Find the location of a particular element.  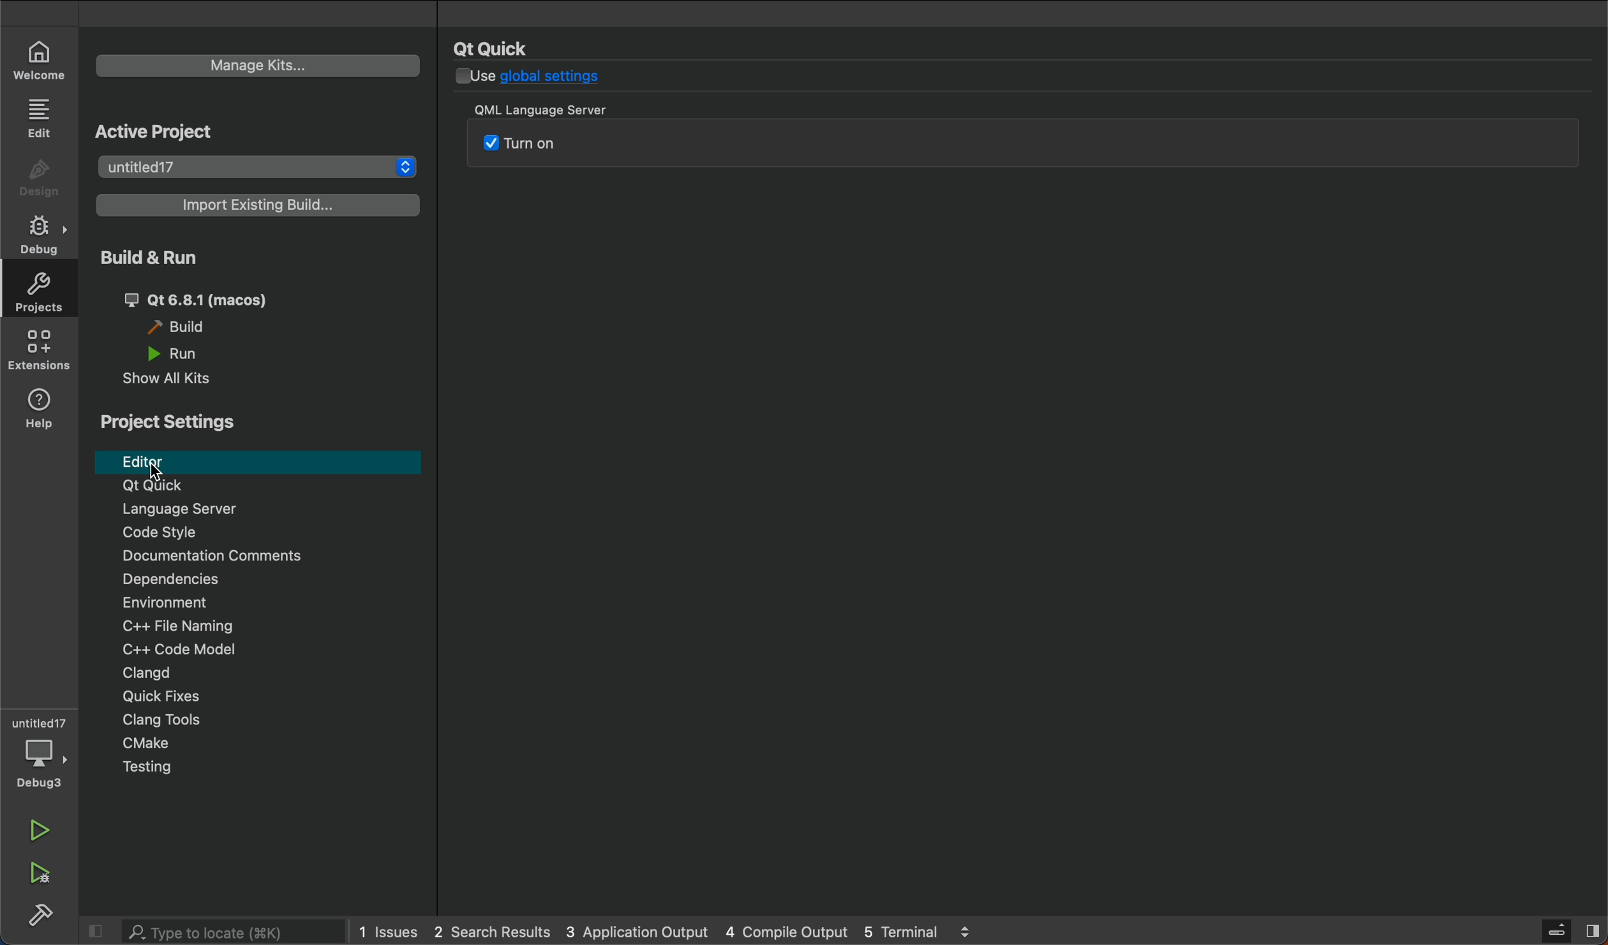

Dependencies  is located at coordinates (250, 580).